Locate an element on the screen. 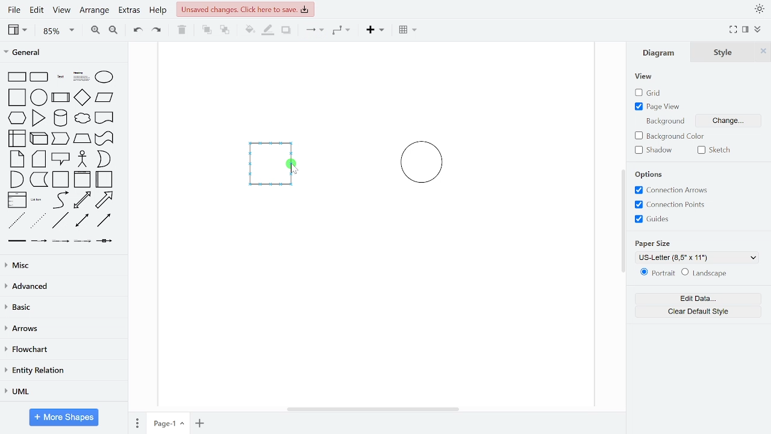 The height and width of the screenshot is (434, 771). rounded rectangle is located at coordinates (40, 78).